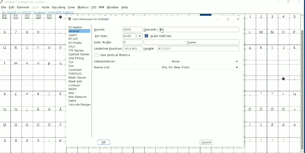 Image resolution: width=305 pixels, height=153 pixels. Describe the element at coordinates (289, 2) in the screenshot. I see `Restore down` at that location.